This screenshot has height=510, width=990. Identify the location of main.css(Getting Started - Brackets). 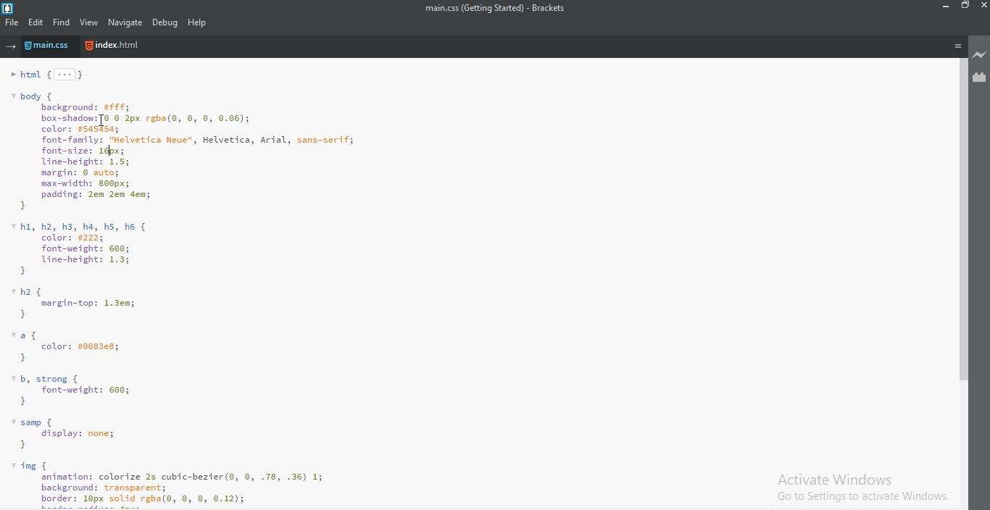
(494, 9).